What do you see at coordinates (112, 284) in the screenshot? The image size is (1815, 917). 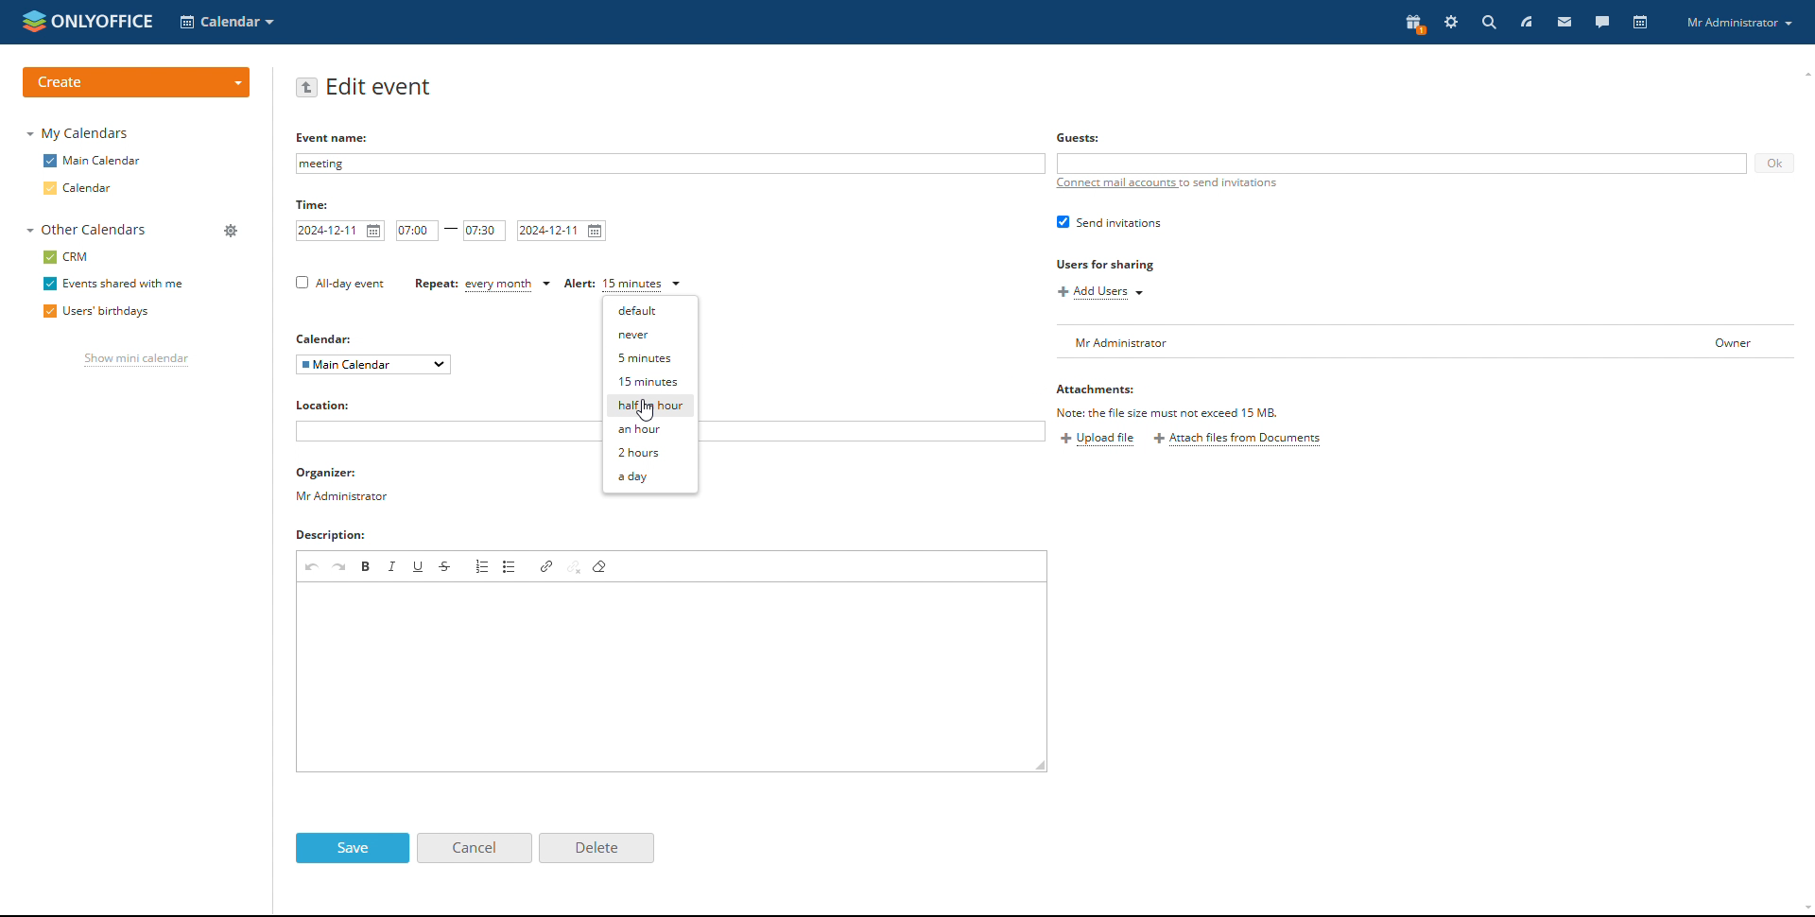 I see `events shared with me` at bounding box center [112, 284].